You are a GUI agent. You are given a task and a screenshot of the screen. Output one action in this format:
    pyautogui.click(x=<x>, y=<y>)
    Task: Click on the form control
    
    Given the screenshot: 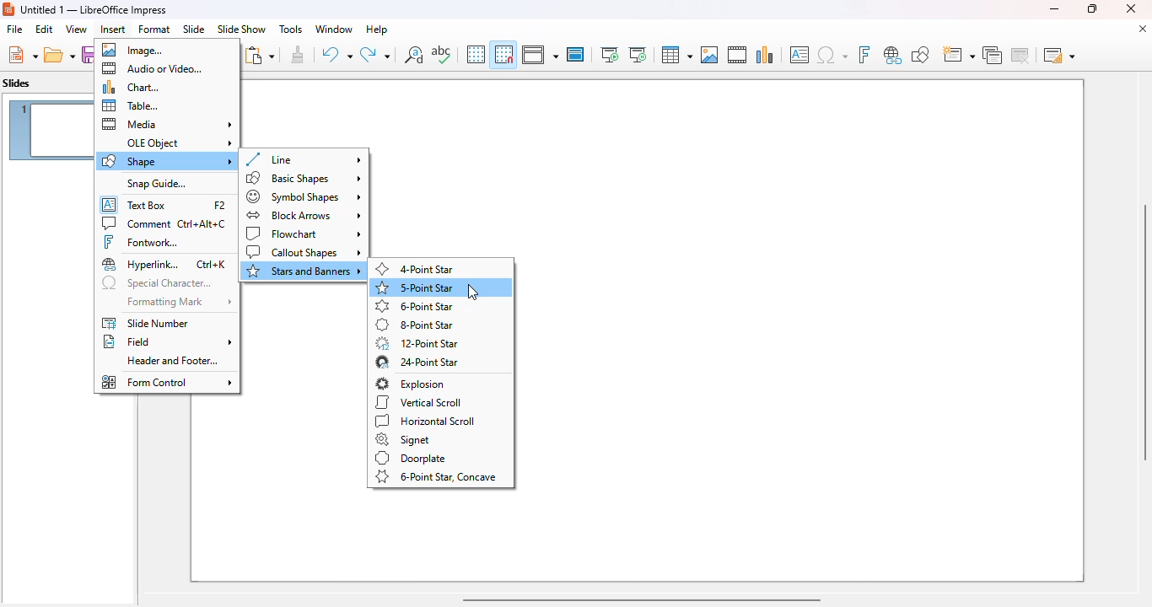 What is the action you would take?
    pyautogui.click(x=167, y=382)
    